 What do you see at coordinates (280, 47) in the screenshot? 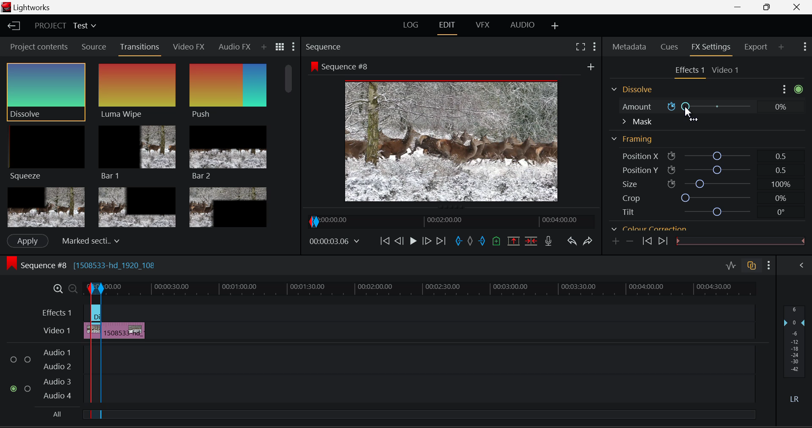
I see `Toggle between list and title view` at bounding box center [280, 47].